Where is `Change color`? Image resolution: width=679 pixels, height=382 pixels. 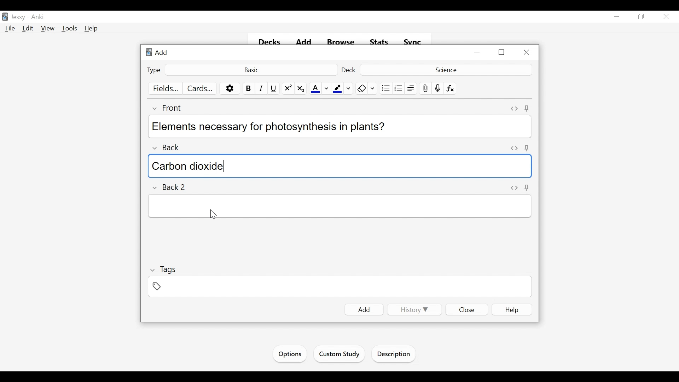 Change color is located at coordinates (373, 88).